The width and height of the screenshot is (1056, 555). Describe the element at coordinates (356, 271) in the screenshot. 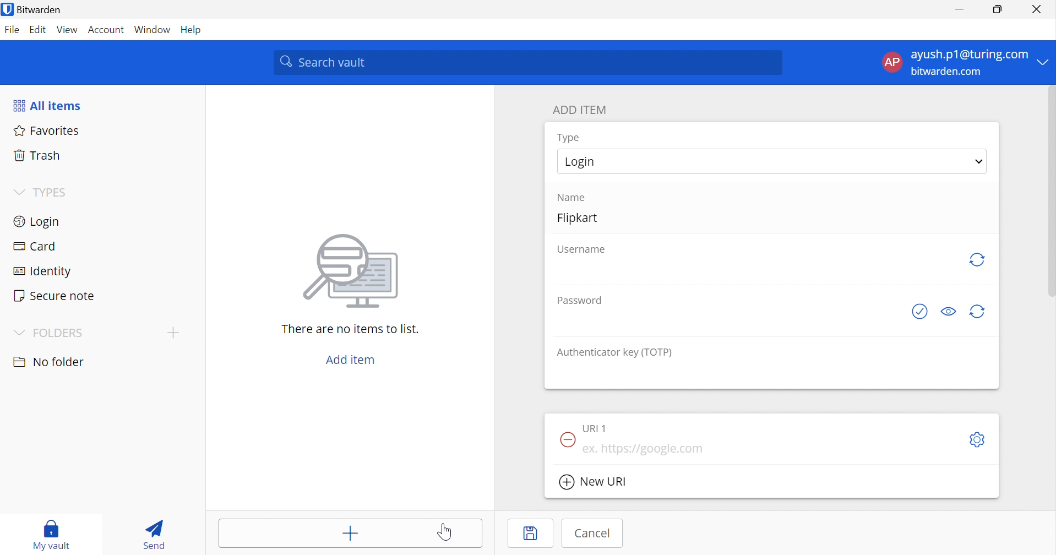

I see `image` at that location.